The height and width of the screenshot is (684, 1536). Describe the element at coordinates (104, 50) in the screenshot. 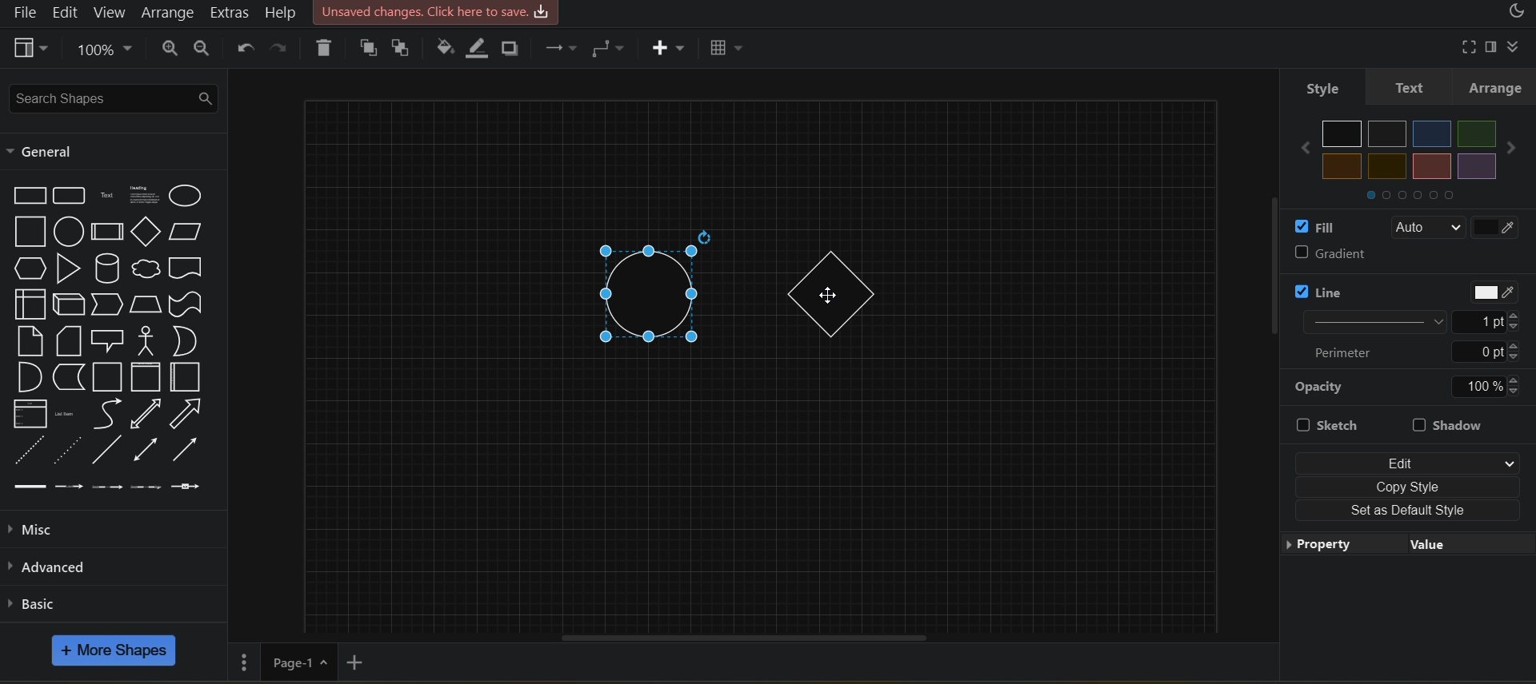

I see `zoom` at that location.